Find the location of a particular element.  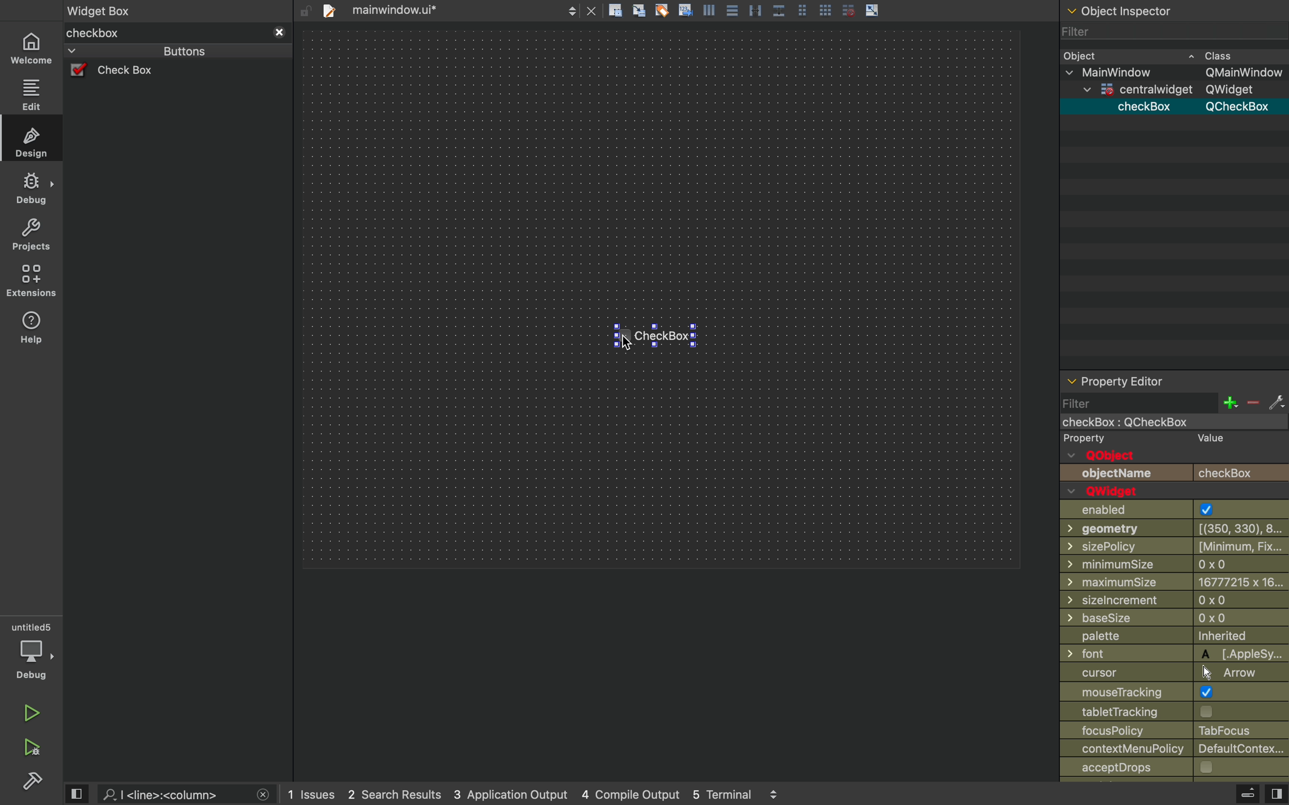

cursor is located at coordinates (1170, 672).